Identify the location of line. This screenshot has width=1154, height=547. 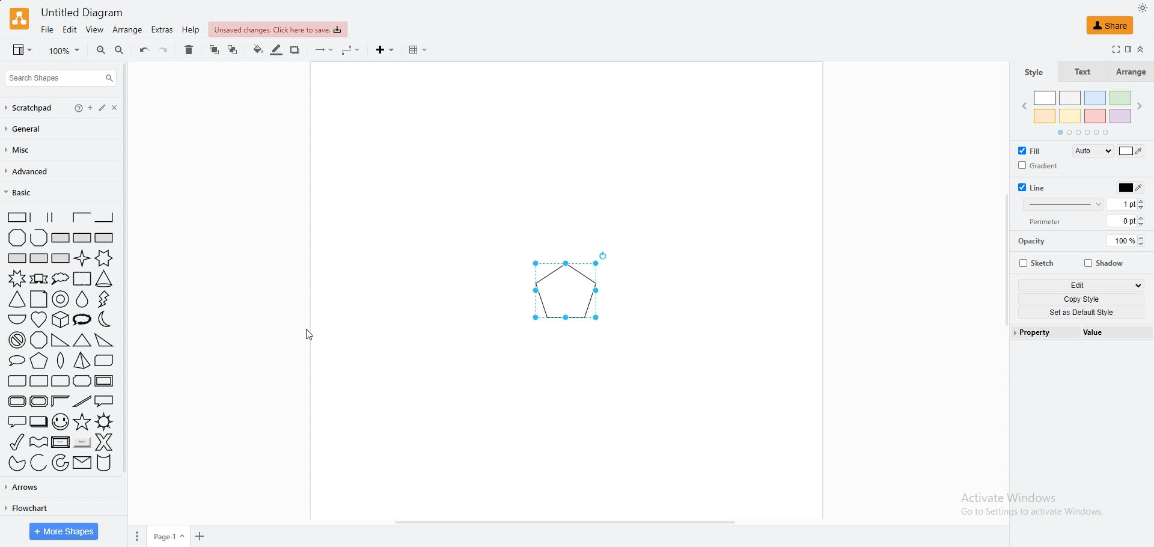
(1036, 188).